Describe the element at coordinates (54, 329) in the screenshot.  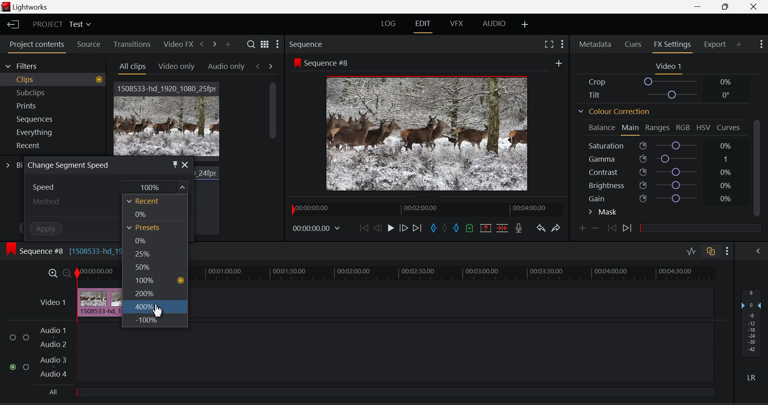
I see `Audio 1` at that location.